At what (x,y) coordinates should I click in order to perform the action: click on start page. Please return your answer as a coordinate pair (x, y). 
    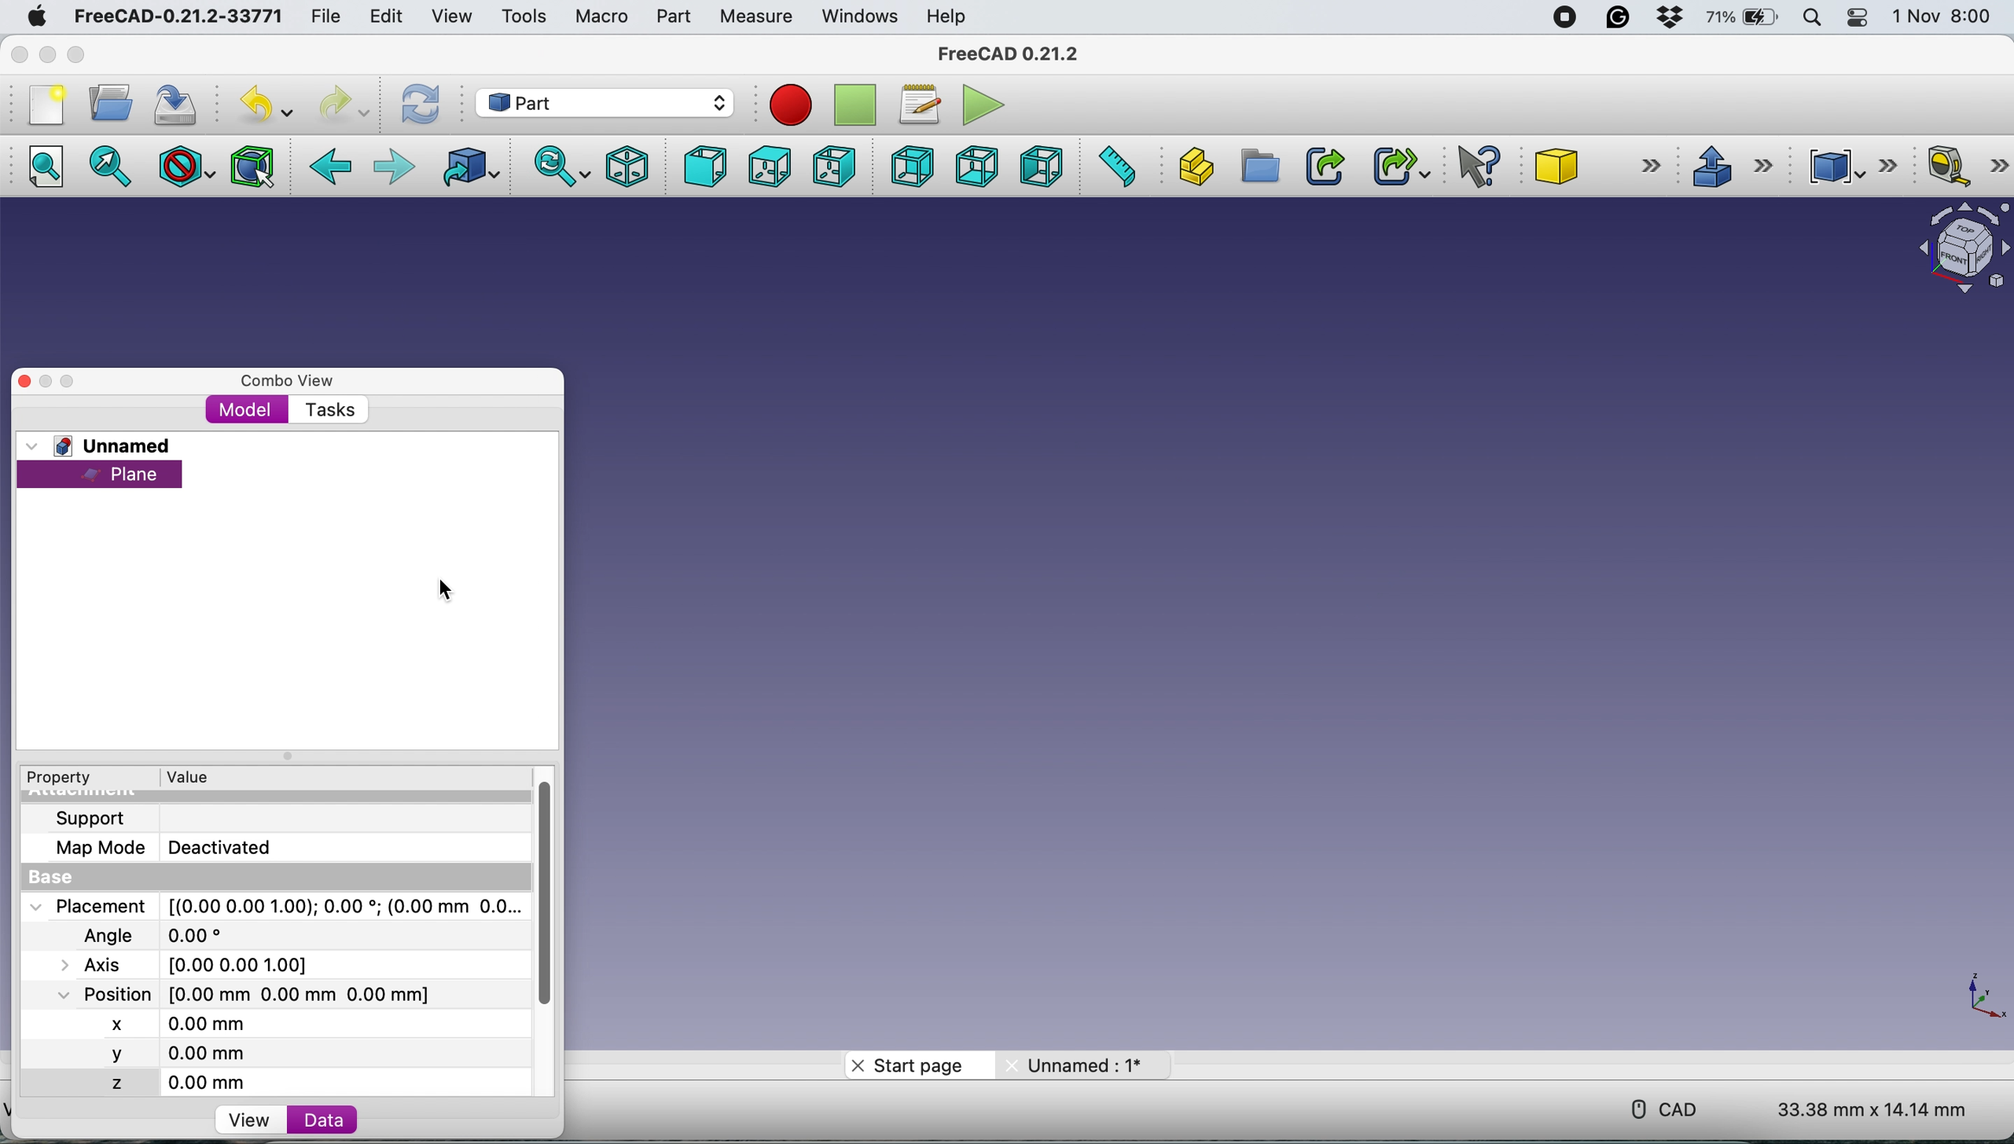
    Looking at the image, I should click on (913, 1068).